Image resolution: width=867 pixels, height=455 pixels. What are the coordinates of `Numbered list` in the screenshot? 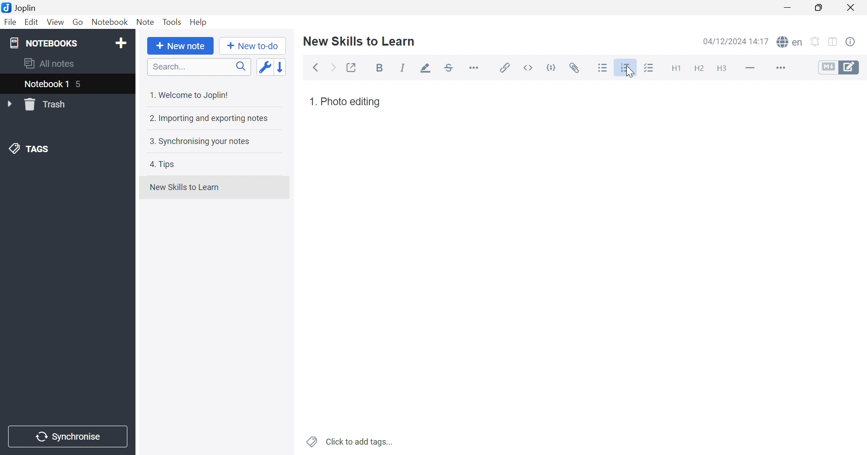 It's located at (626, 68).